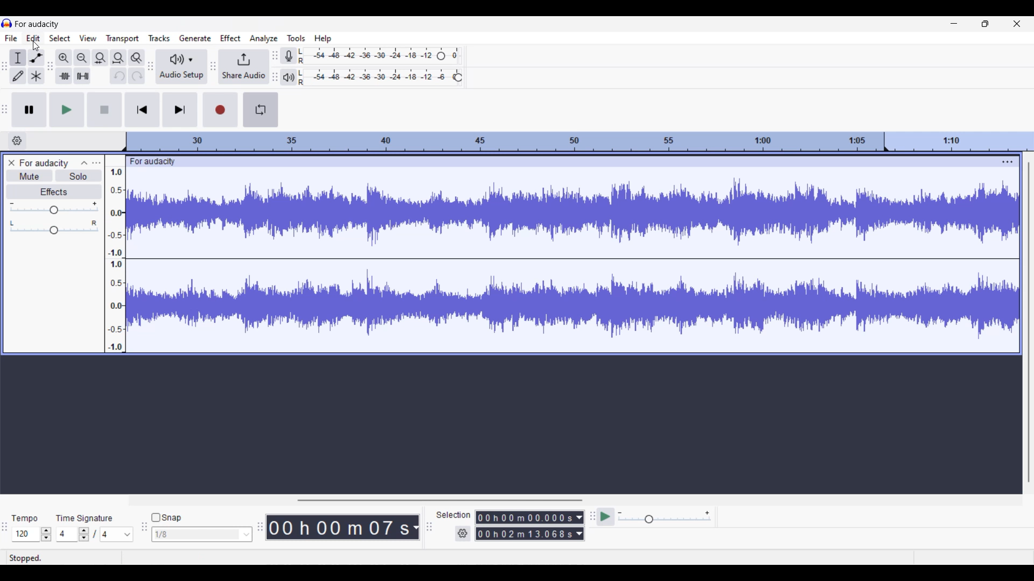 The width and height of the screenshot is (1034, 581). I want to click on Playback level, so click(376, 77).